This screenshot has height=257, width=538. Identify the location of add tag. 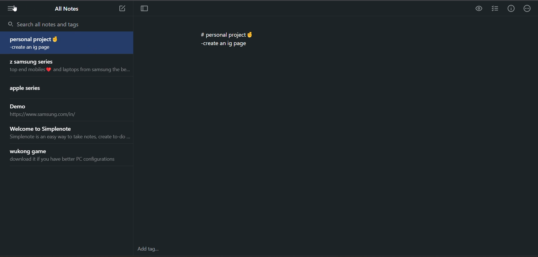
(149, 250).